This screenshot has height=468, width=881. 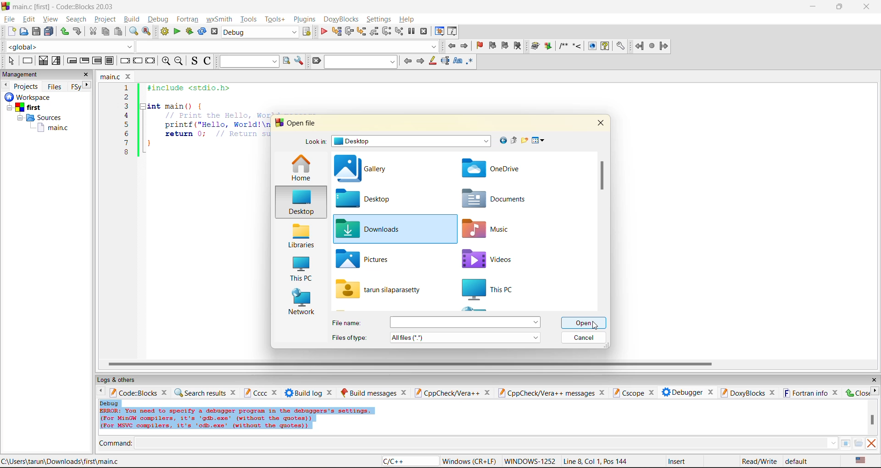 What do you see at coordinates (380, 289) in the screenshot?
I see `file name` at bounding box center [380, 289].